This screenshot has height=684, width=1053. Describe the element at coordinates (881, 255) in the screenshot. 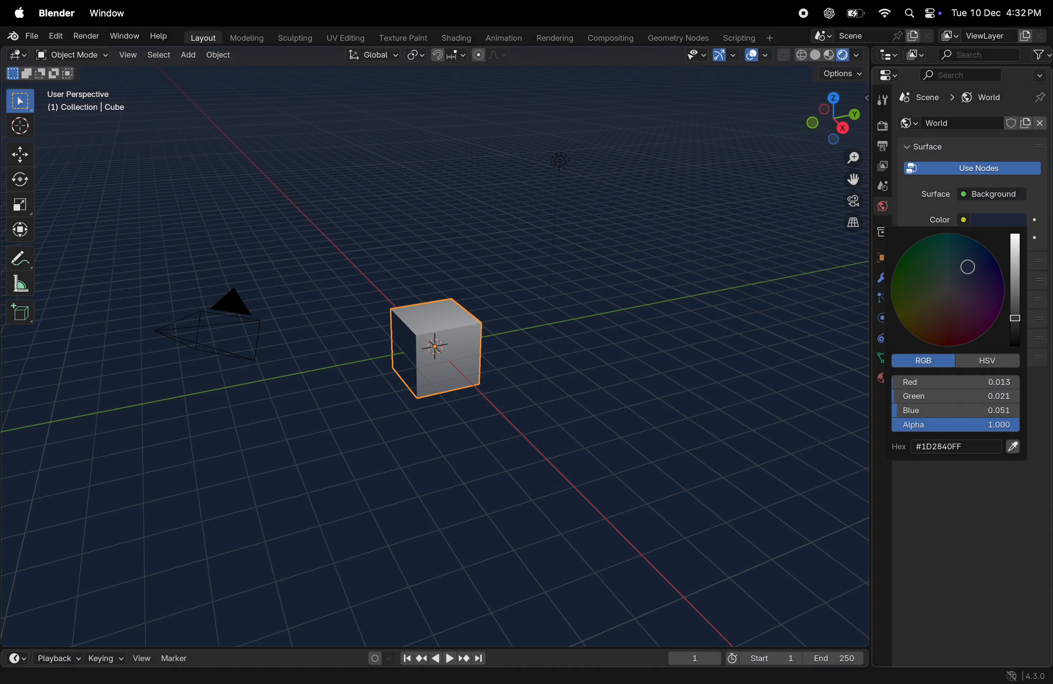

I see `object ` at that location.